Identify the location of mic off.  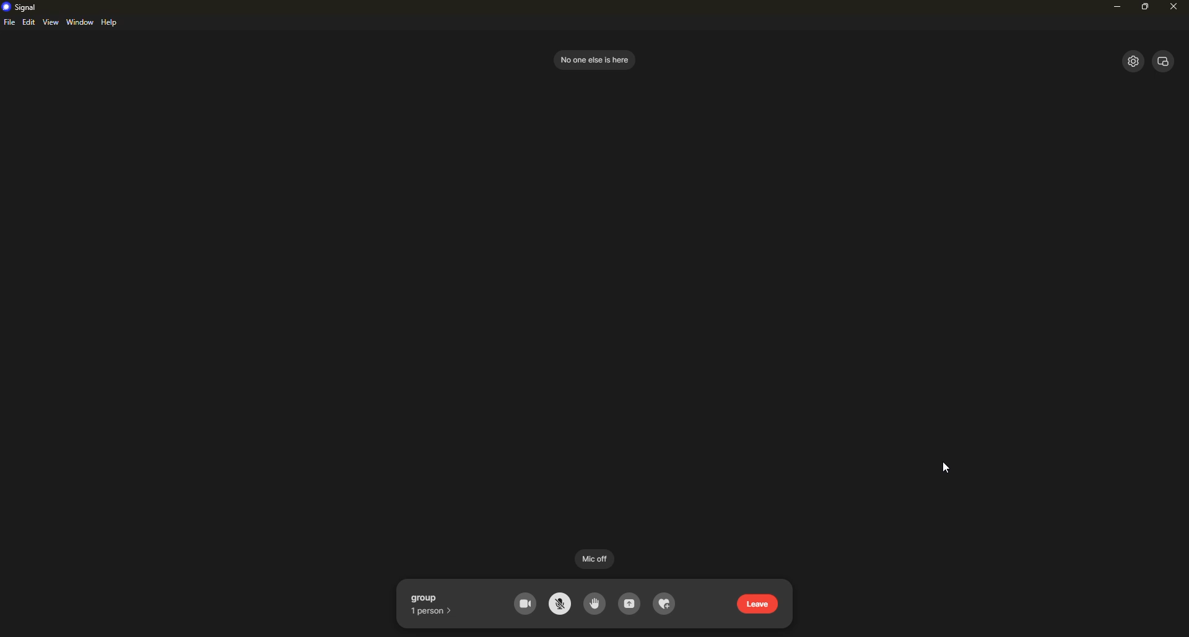
(595, 558).